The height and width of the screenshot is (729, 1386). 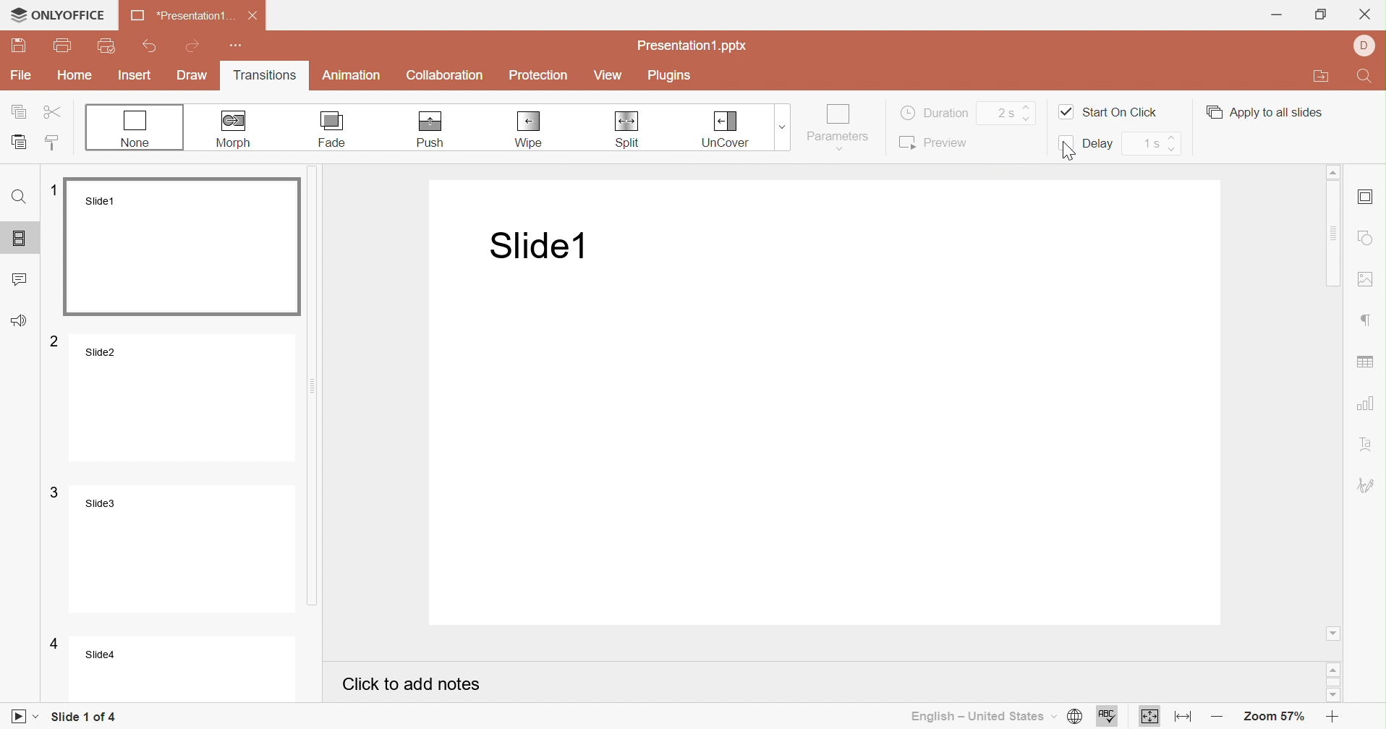 What do you see at coordinates (1365, 46) in the screenshot?
I see `Account name` at bounding box center [1365, 46].